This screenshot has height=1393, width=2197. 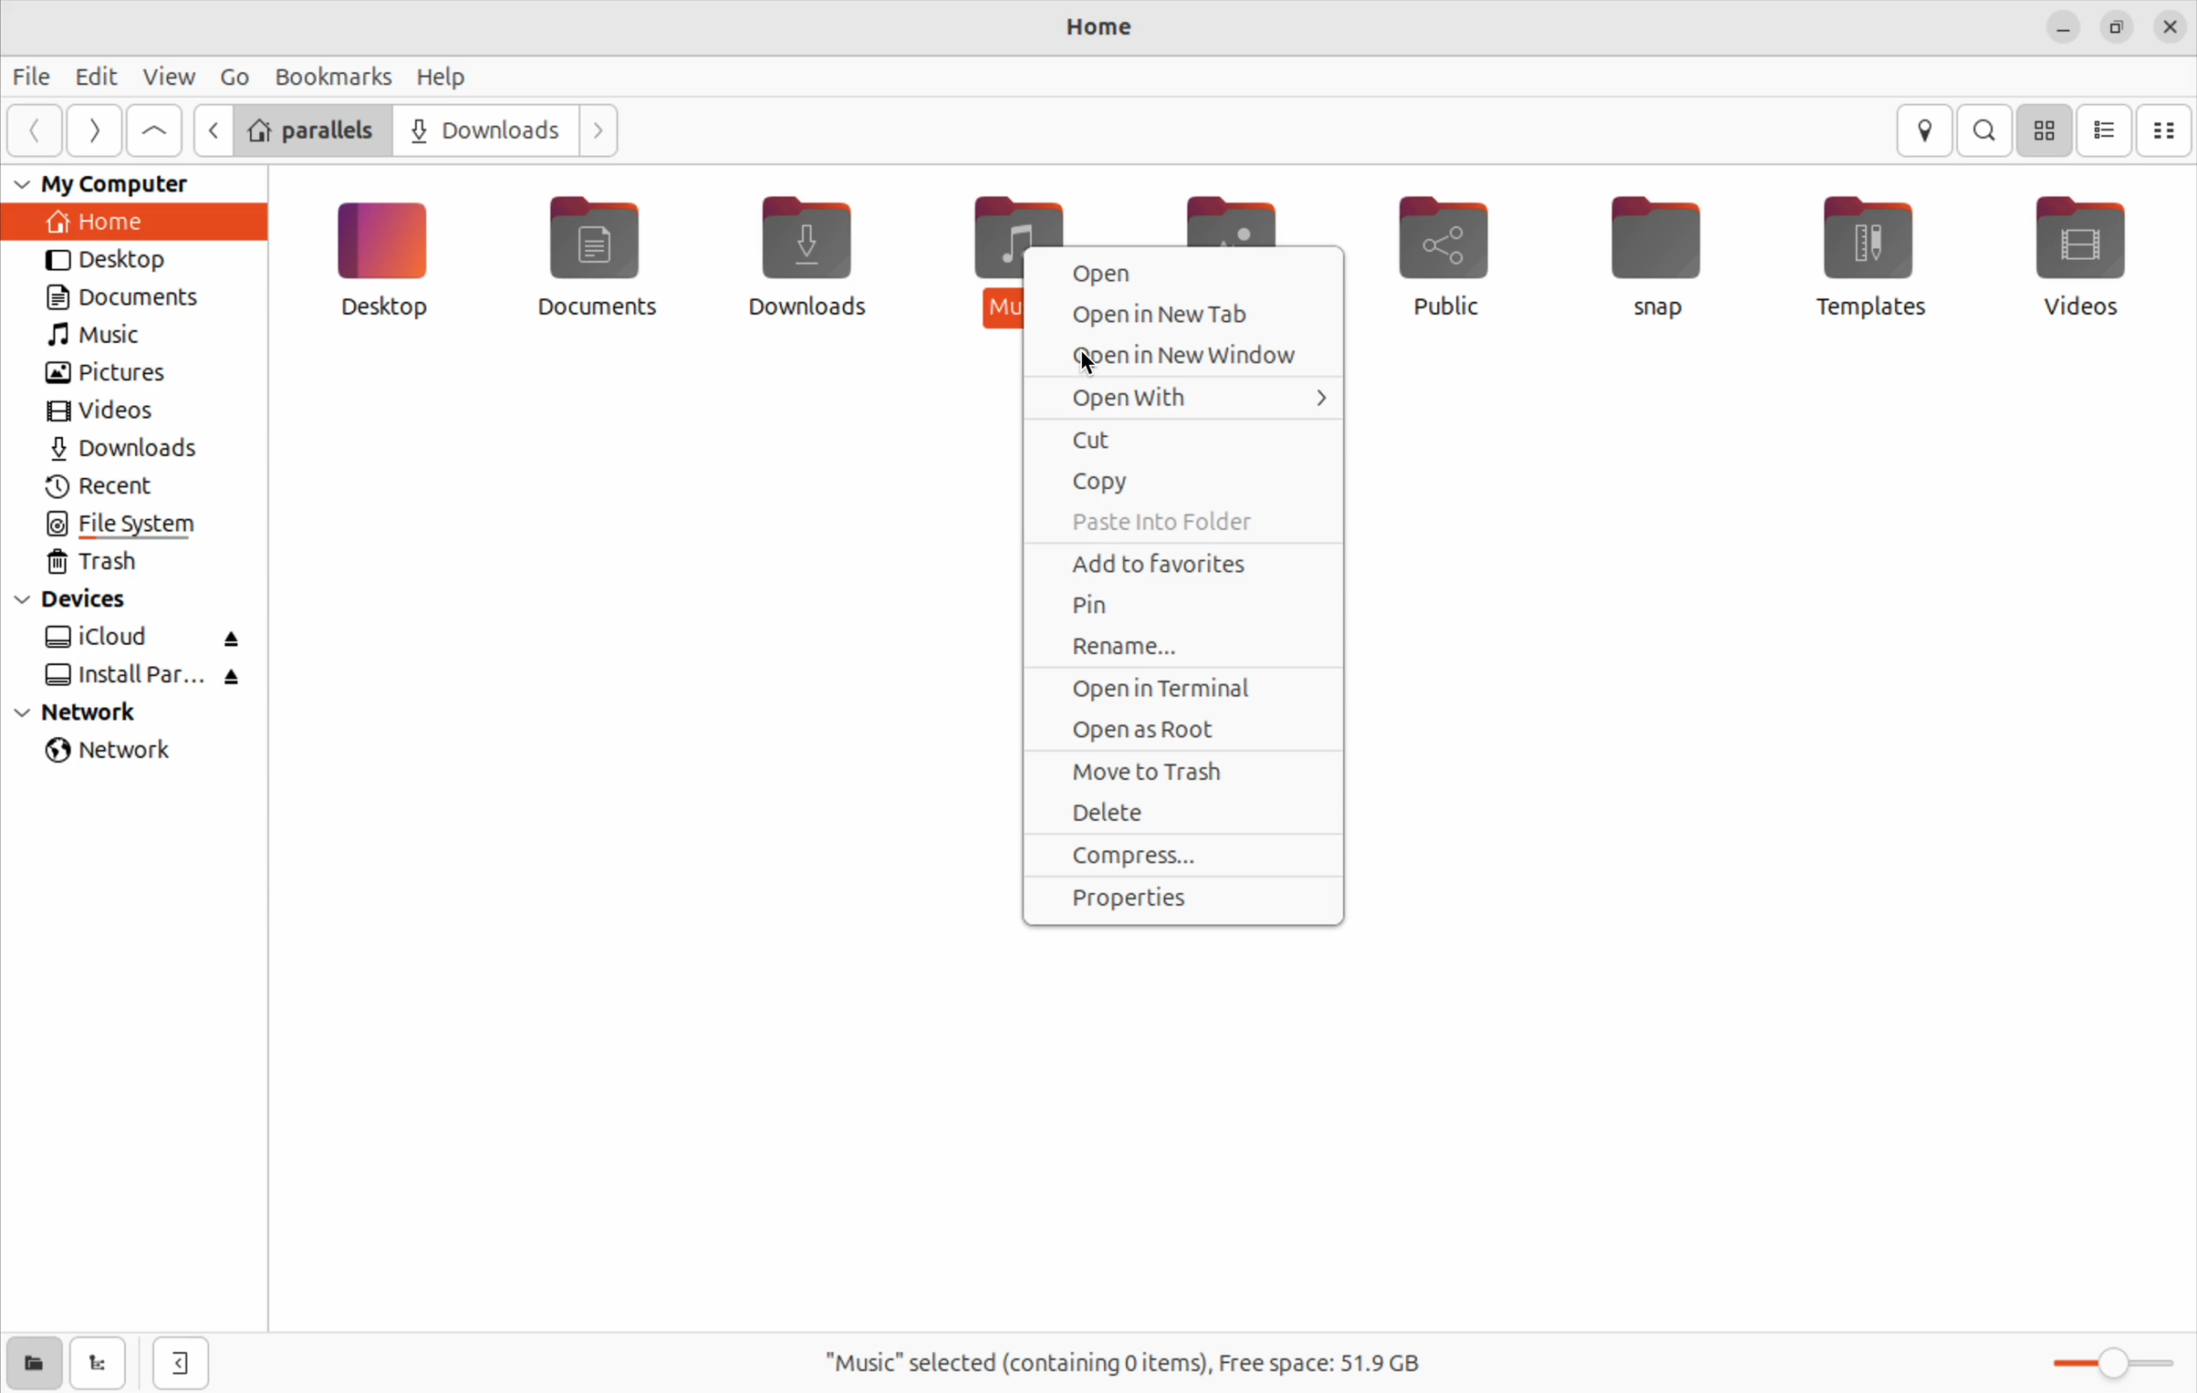 What do you see at coordinates (1187, 354) in the screenshot?
I see `open in  new window` at bounding box center [1187, 354].